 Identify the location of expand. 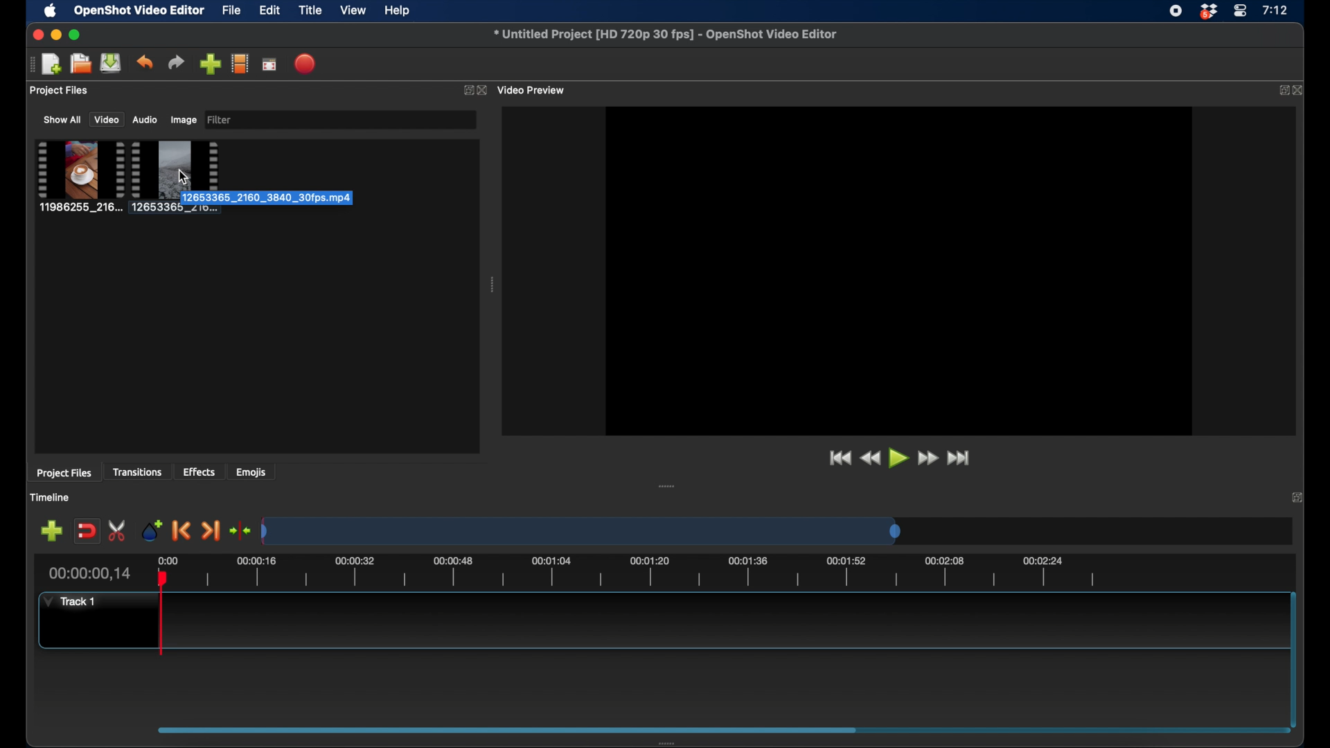
(1283, 91).